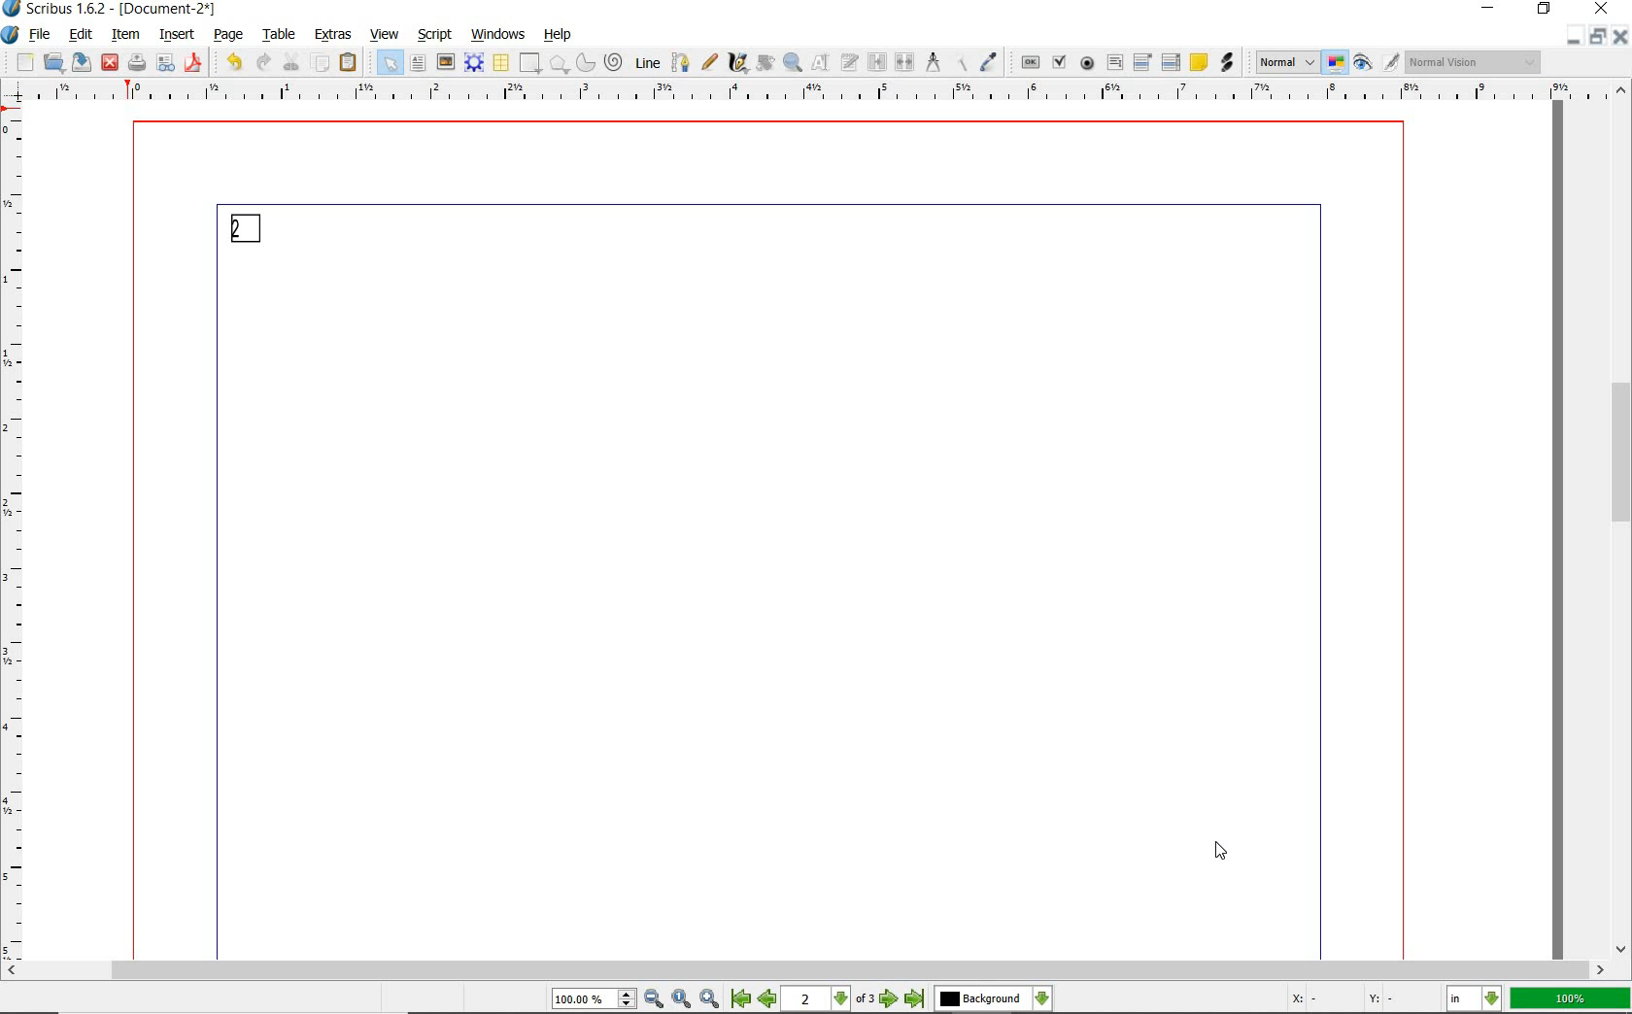 The width and height of the screenshot is (1632, 1014). Describe the element at coordinates (348, 65) in the screenshot. I see `paste` at that location.